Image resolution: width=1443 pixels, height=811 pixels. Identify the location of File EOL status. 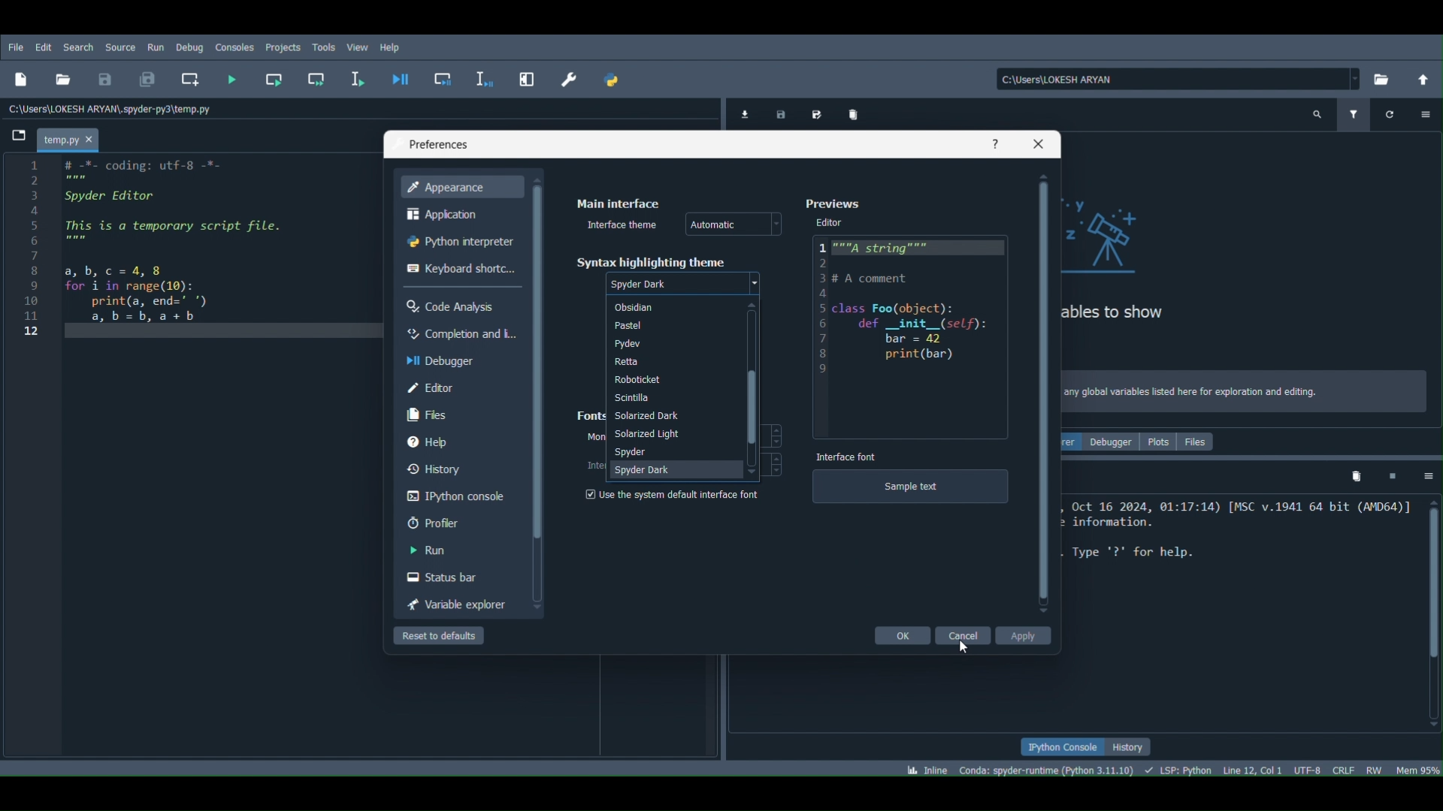
(1342, 771).